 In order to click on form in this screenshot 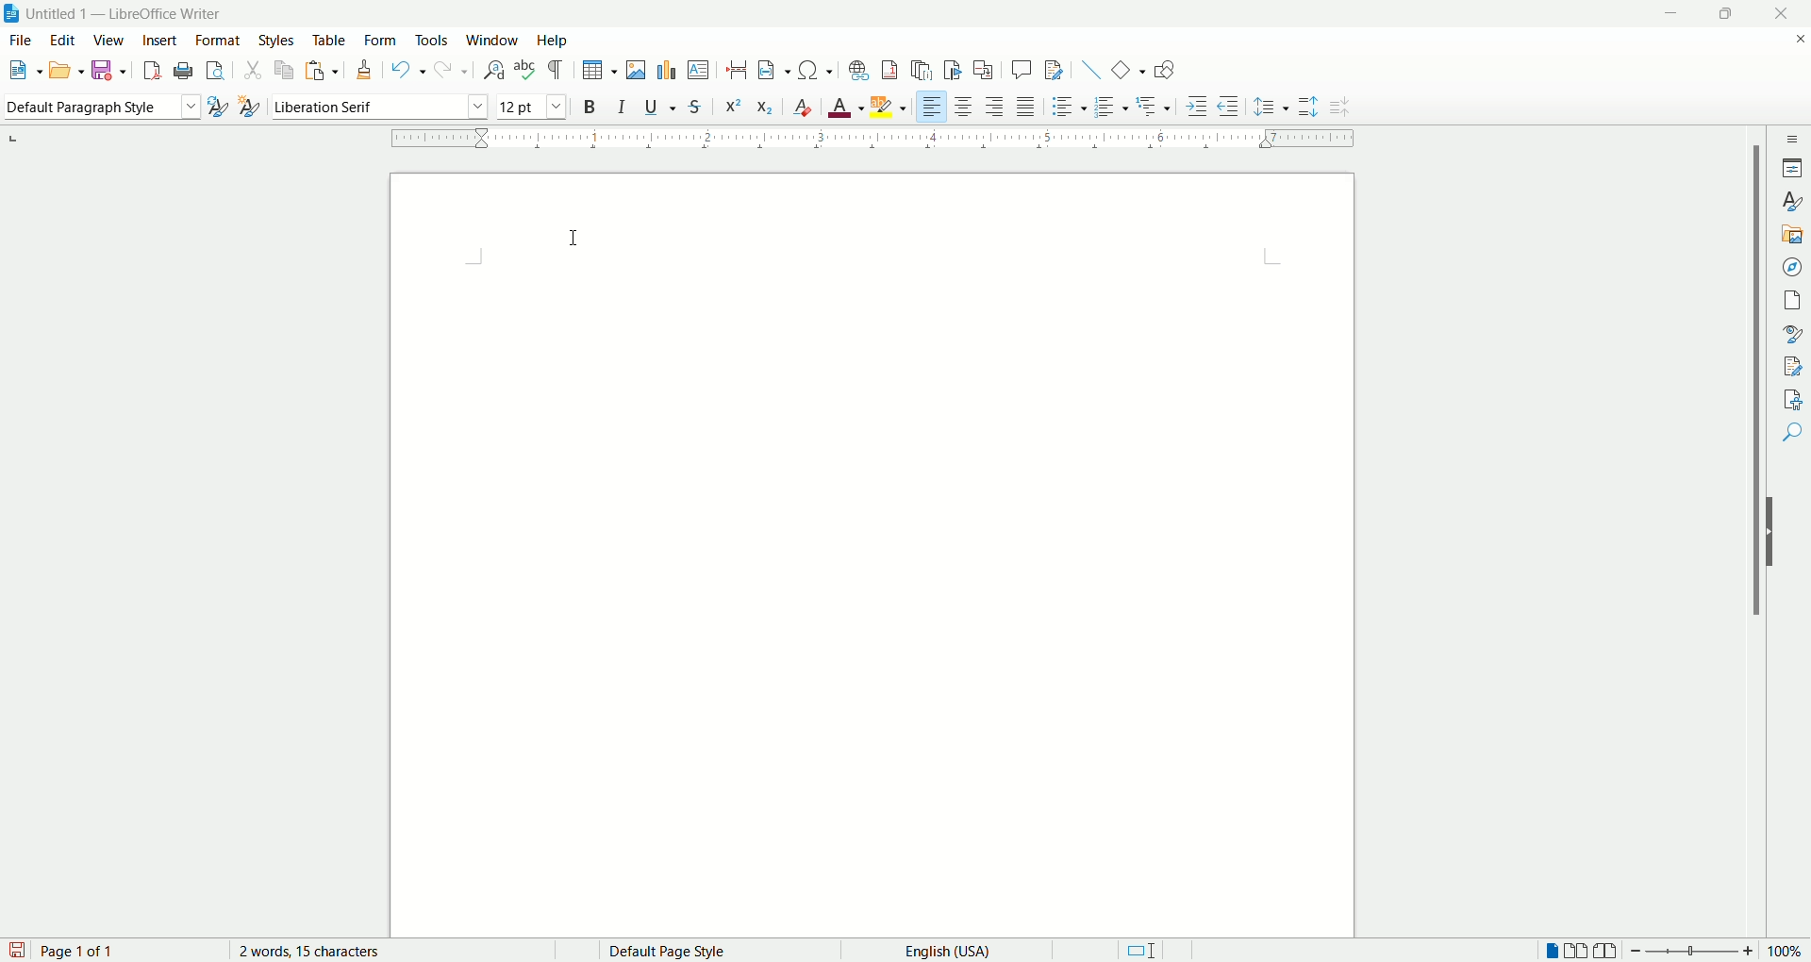, I will do `click(378, 40)`.